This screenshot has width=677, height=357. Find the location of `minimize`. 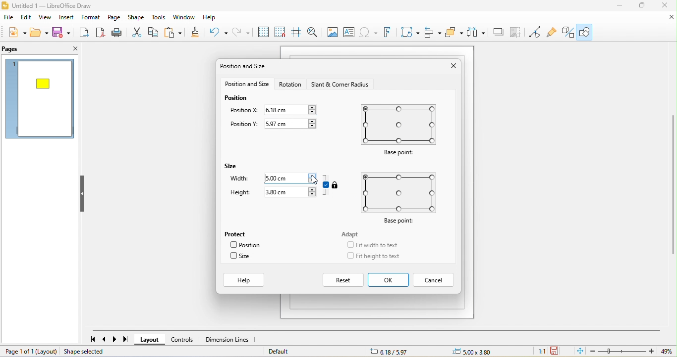

minimize is located at coordinates (617, 6).